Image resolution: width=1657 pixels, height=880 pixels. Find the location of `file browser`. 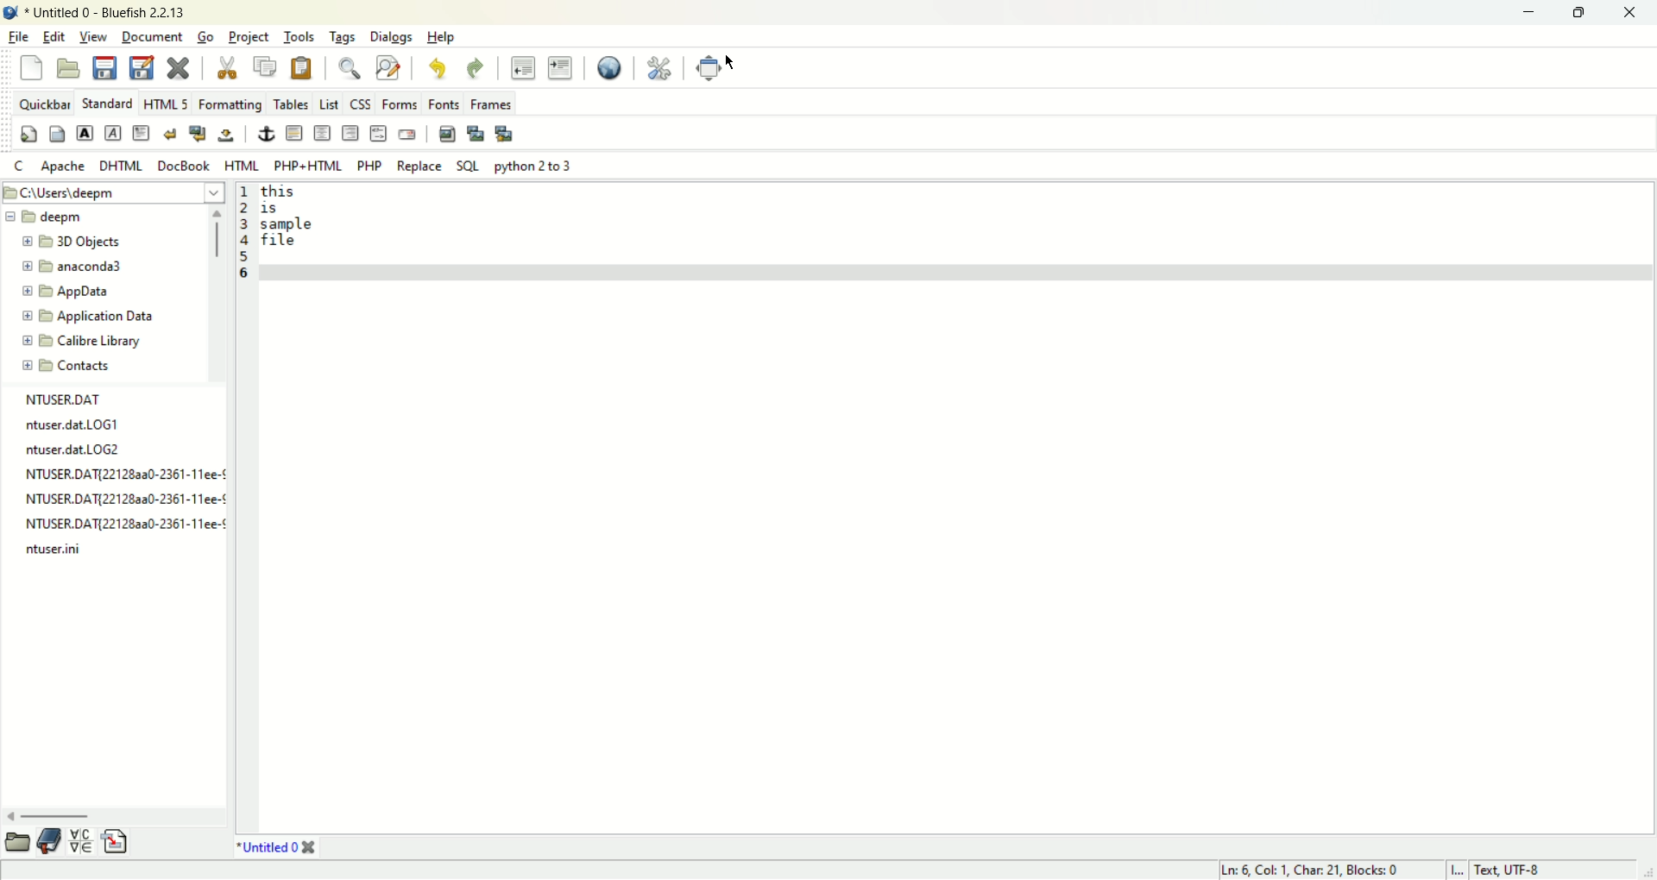

file browser is located at coordinates (15, 845).